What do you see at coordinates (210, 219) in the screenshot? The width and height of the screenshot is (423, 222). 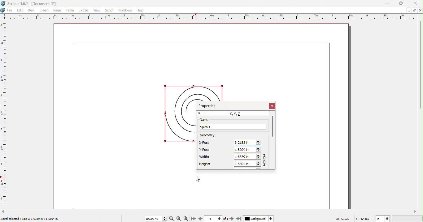 I see `current page` at bounding box center [210, 219].